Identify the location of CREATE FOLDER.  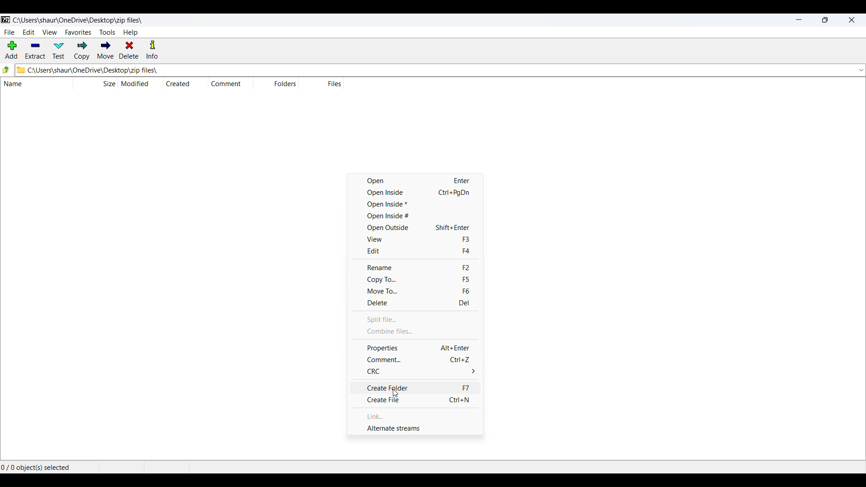
(420, 387).